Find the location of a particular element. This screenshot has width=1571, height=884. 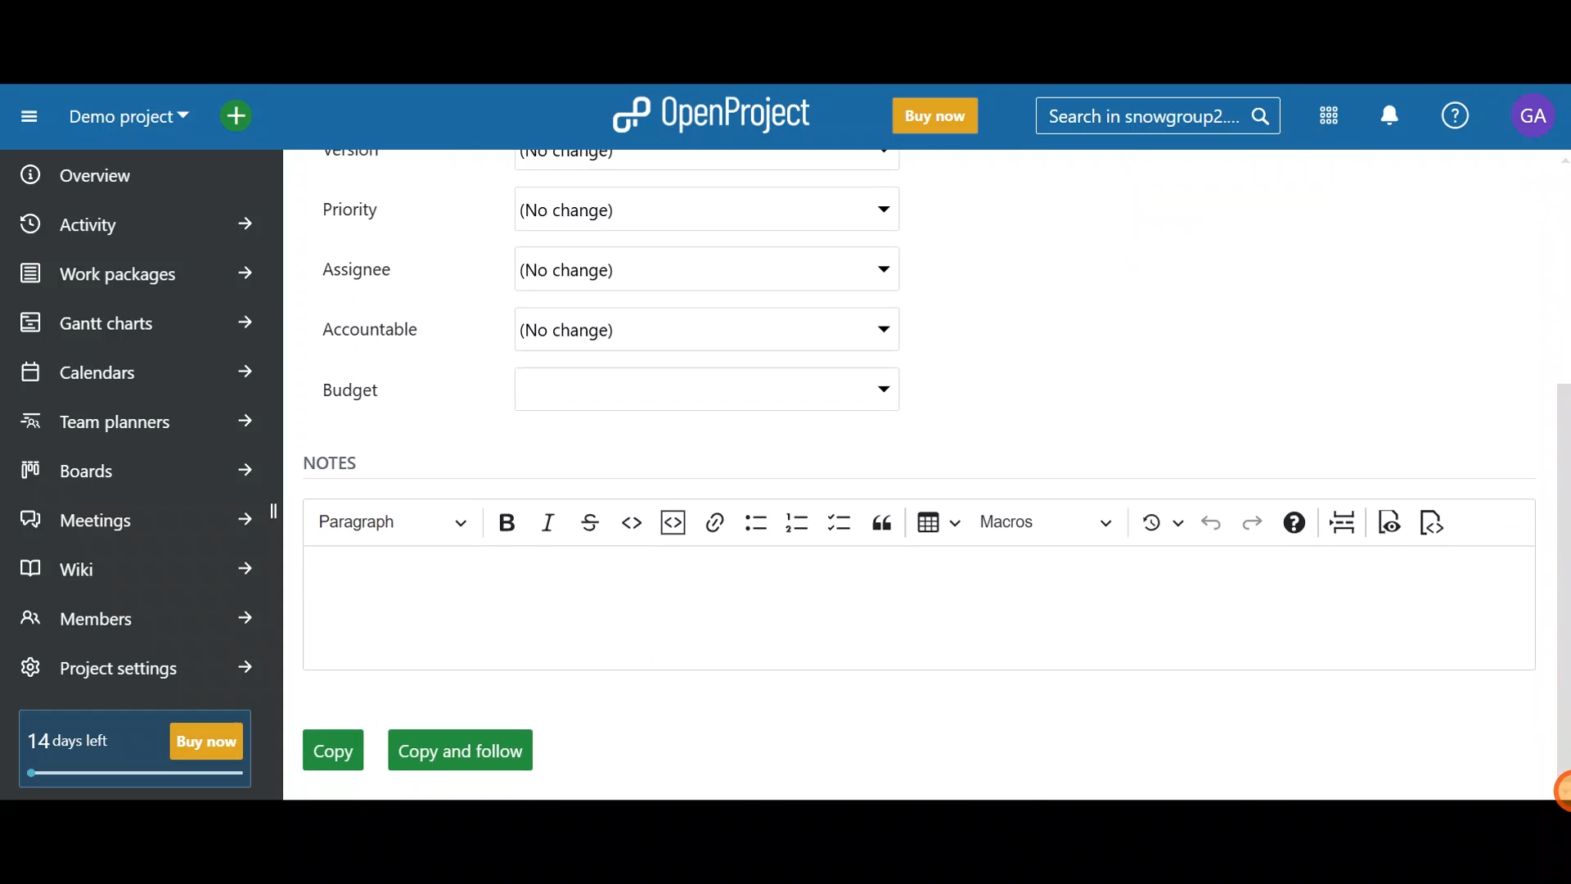

Link is located at coordinates (712, 518).